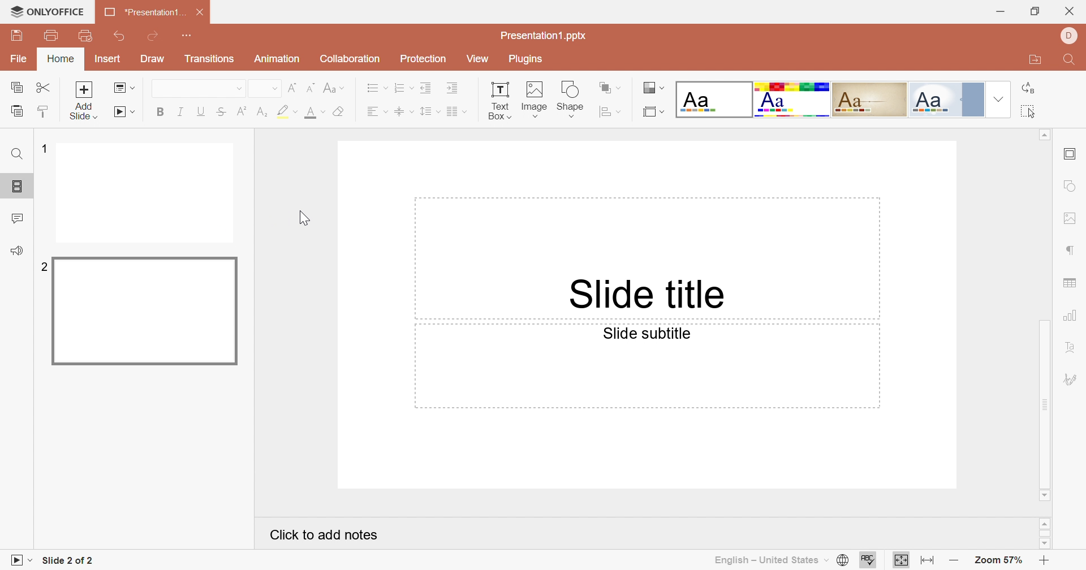 Image resolution: width=1086 pixels, height=570 pixels. What do you see at coordinates (53, 36) in the screenshot?
I see `Print` at bounding box center [53, 36].